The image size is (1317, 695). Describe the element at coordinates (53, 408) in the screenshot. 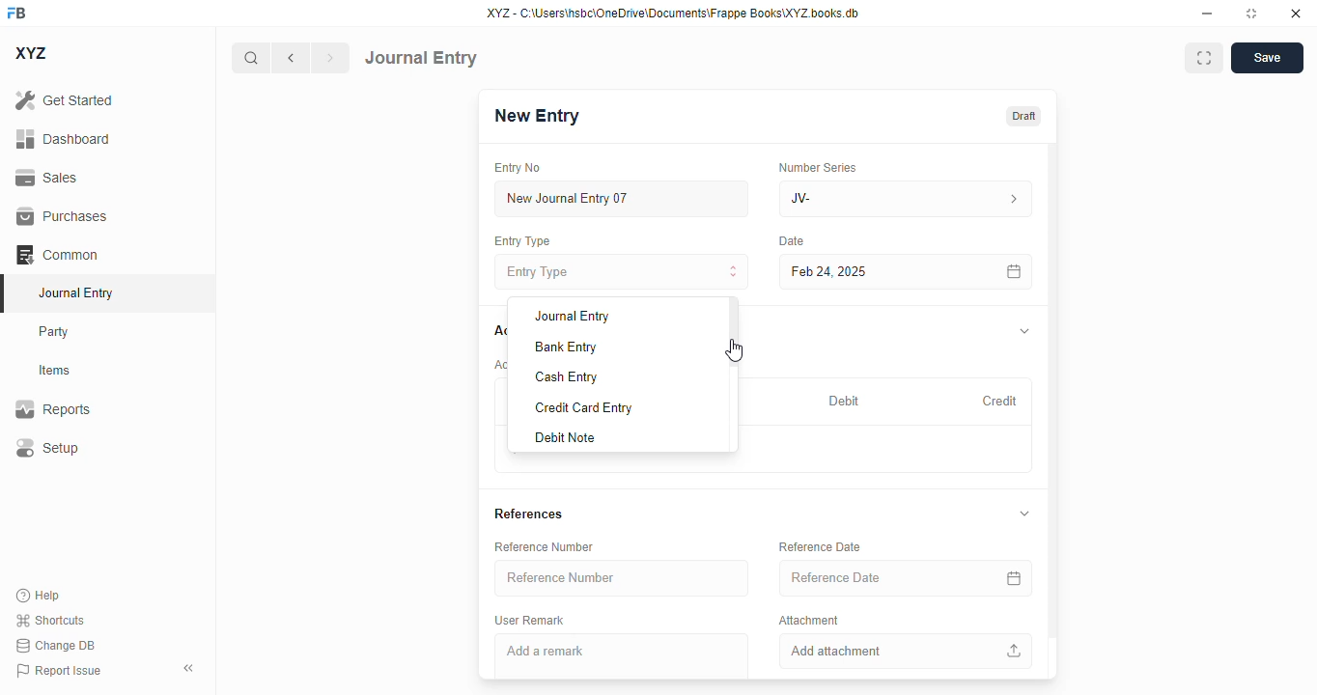

I see `reports` at that location.